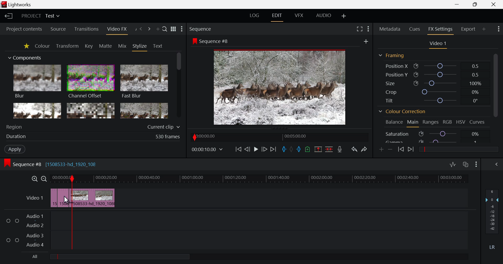  What do you see at coordinates (58, 29) in the screenshot?
I see `Source` at bounding box center [58, 29].